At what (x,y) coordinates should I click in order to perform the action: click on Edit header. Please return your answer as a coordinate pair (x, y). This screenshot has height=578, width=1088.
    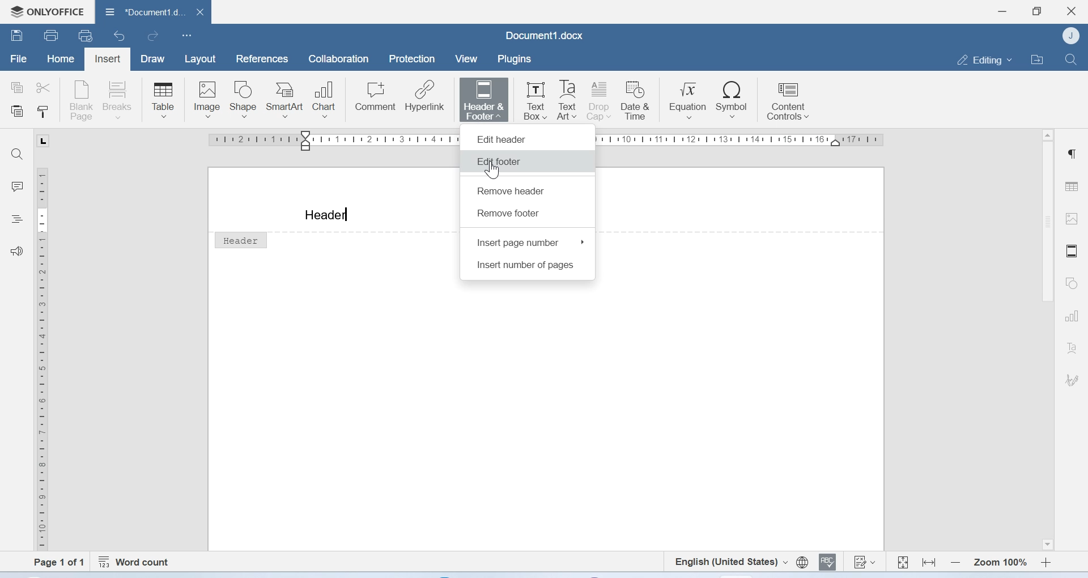
    Looking at the image, I should click on (529, 137).